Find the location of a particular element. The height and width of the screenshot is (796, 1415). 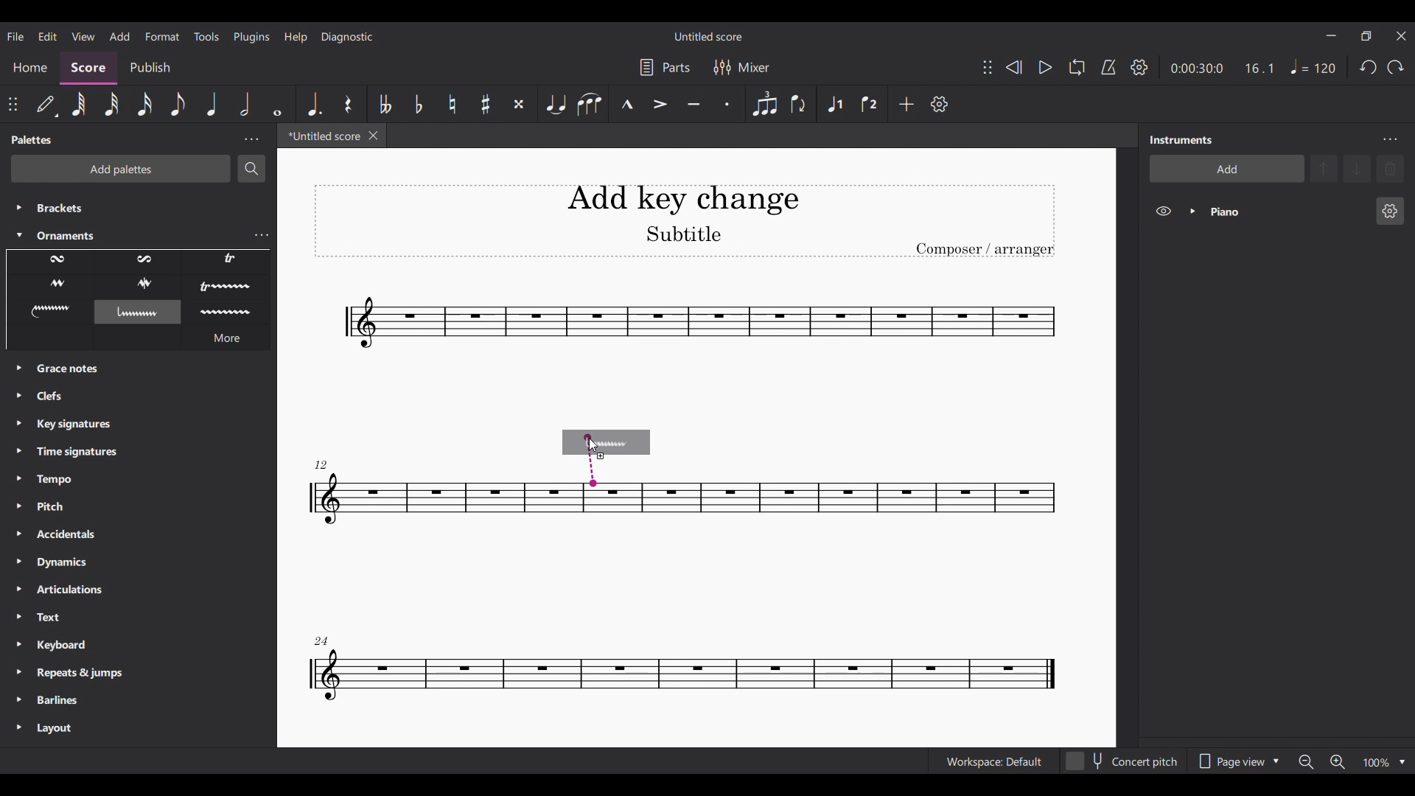

Description of current selection is located at coordinates (139, 346).